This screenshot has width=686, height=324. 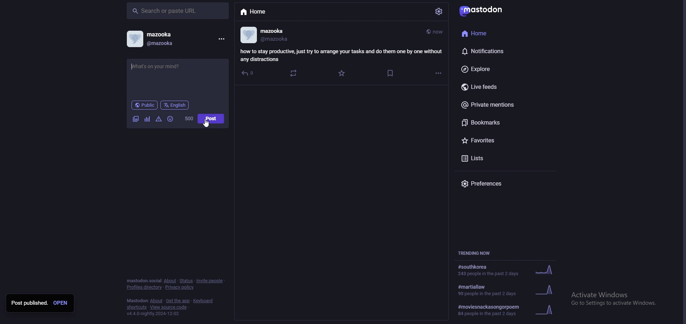 I want to click on menu, so click(x=222, y=39).